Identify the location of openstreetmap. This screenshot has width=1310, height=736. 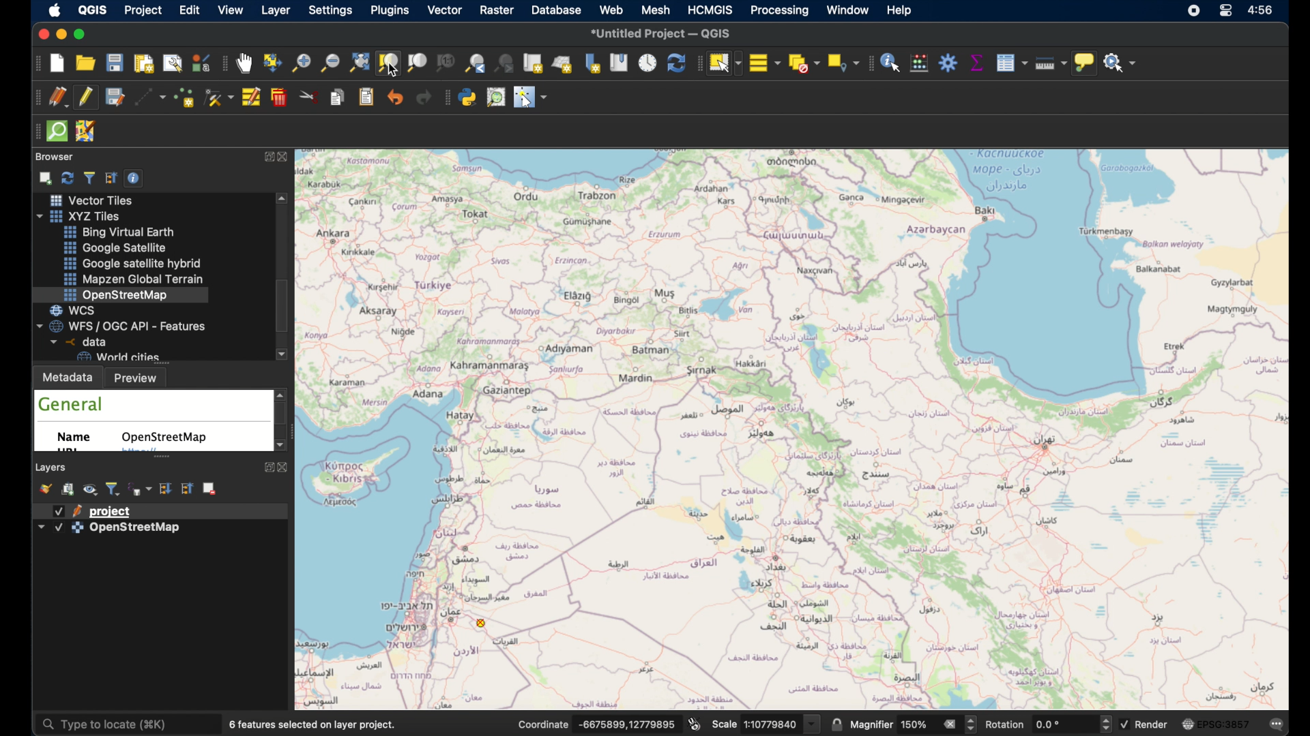
(167, 438).